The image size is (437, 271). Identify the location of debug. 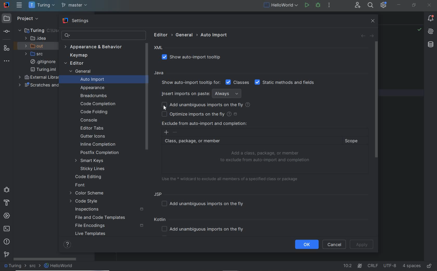
(6, 189).